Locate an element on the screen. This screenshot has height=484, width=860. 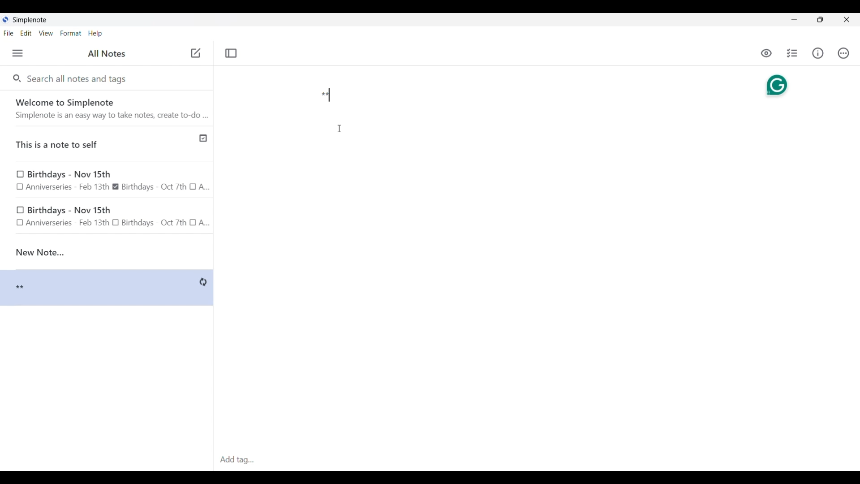
Toggle focus mode is located at coordinates (231, 53).